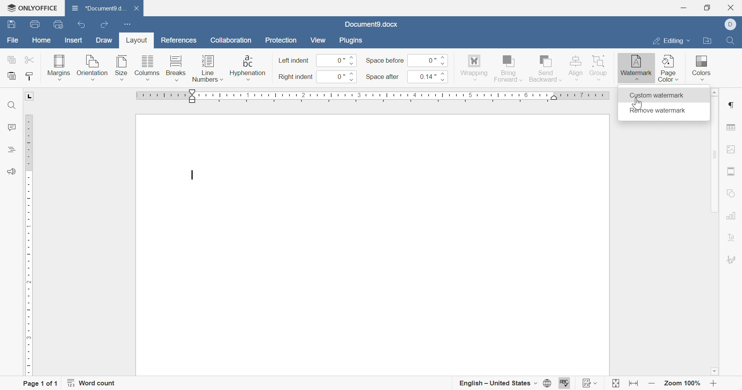 The width and height of the screenshot is (742, 390). What do you see at coordinates (105, 40) in the screenshot?
I see `draw` at bounding box center [105, 40].